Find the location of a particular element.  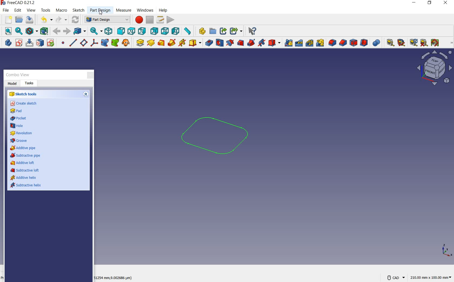

hole is located at coordinates (219, 43).